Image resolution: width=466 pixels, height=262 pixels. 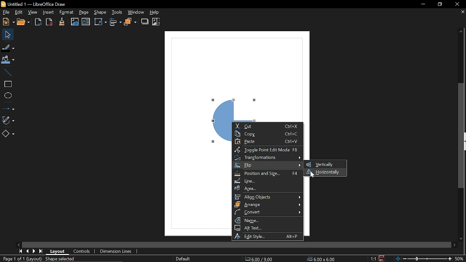 I want to click on Line, so click(x=267, y=181).